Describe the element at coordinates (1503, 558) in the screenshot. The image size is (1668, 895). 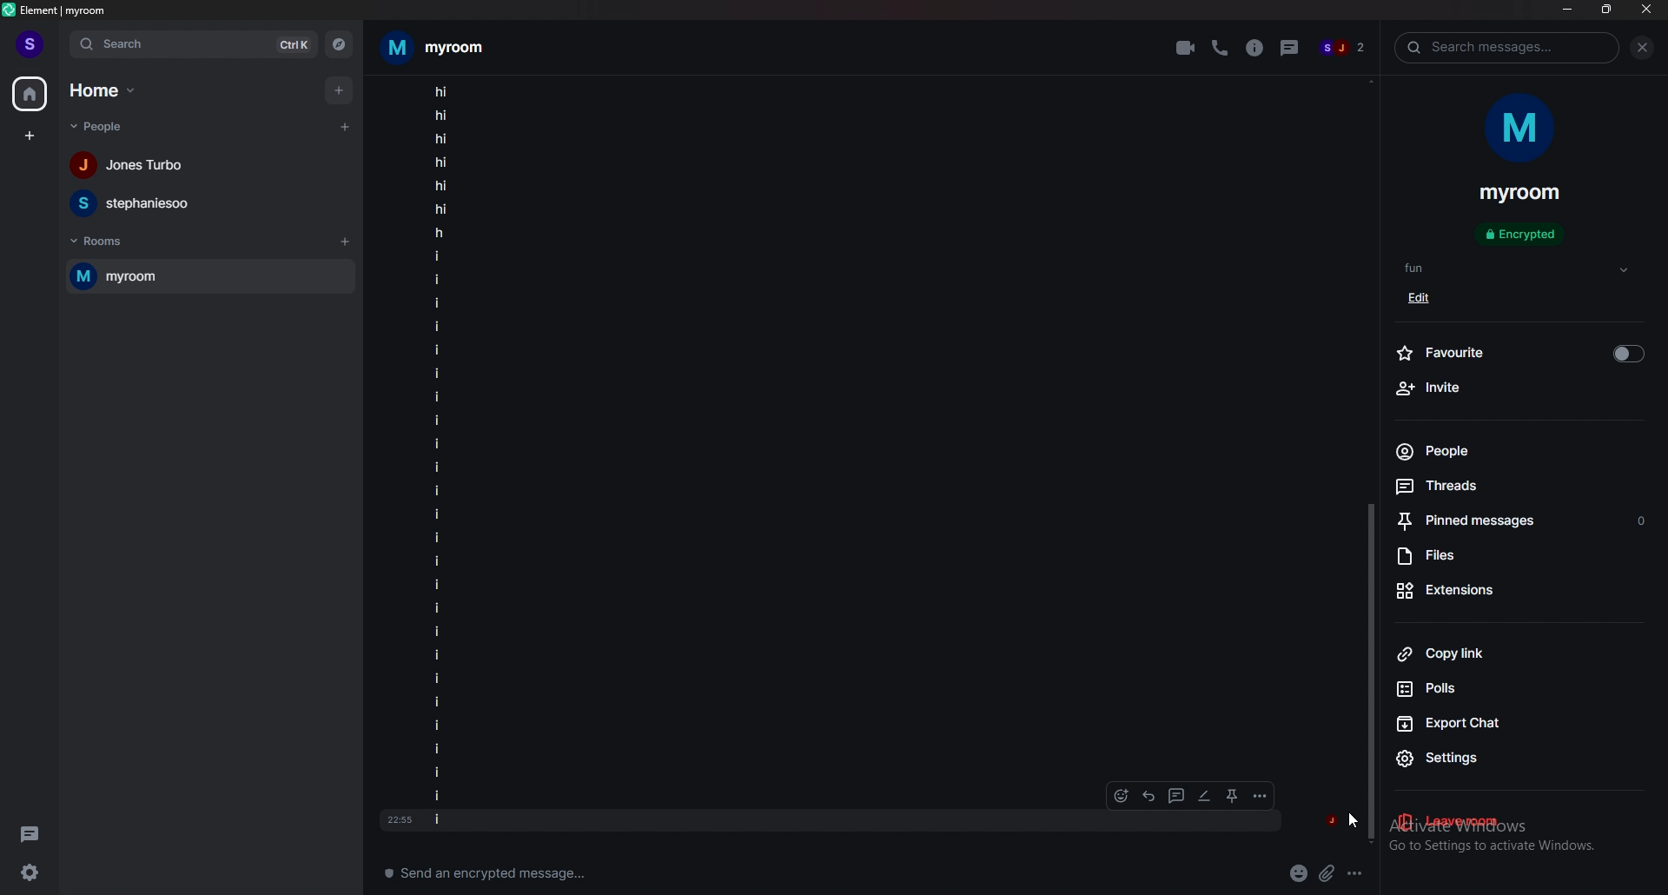
I see `files` at that location.